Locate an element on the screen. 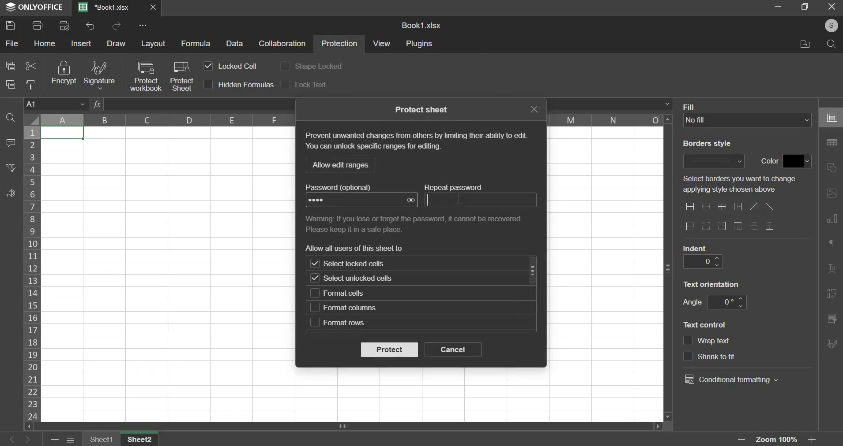 Image resolution: width=843 pixels, height=446 pixels. copy style is located at coordinates (32, 85).